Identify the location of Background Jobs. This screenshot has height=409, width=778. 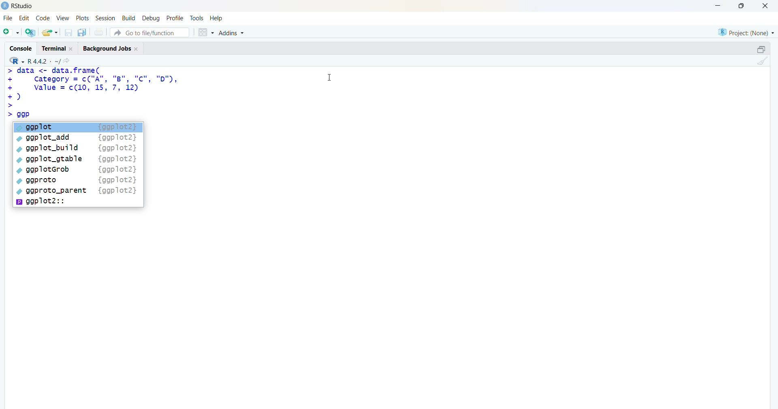
(110, 47).